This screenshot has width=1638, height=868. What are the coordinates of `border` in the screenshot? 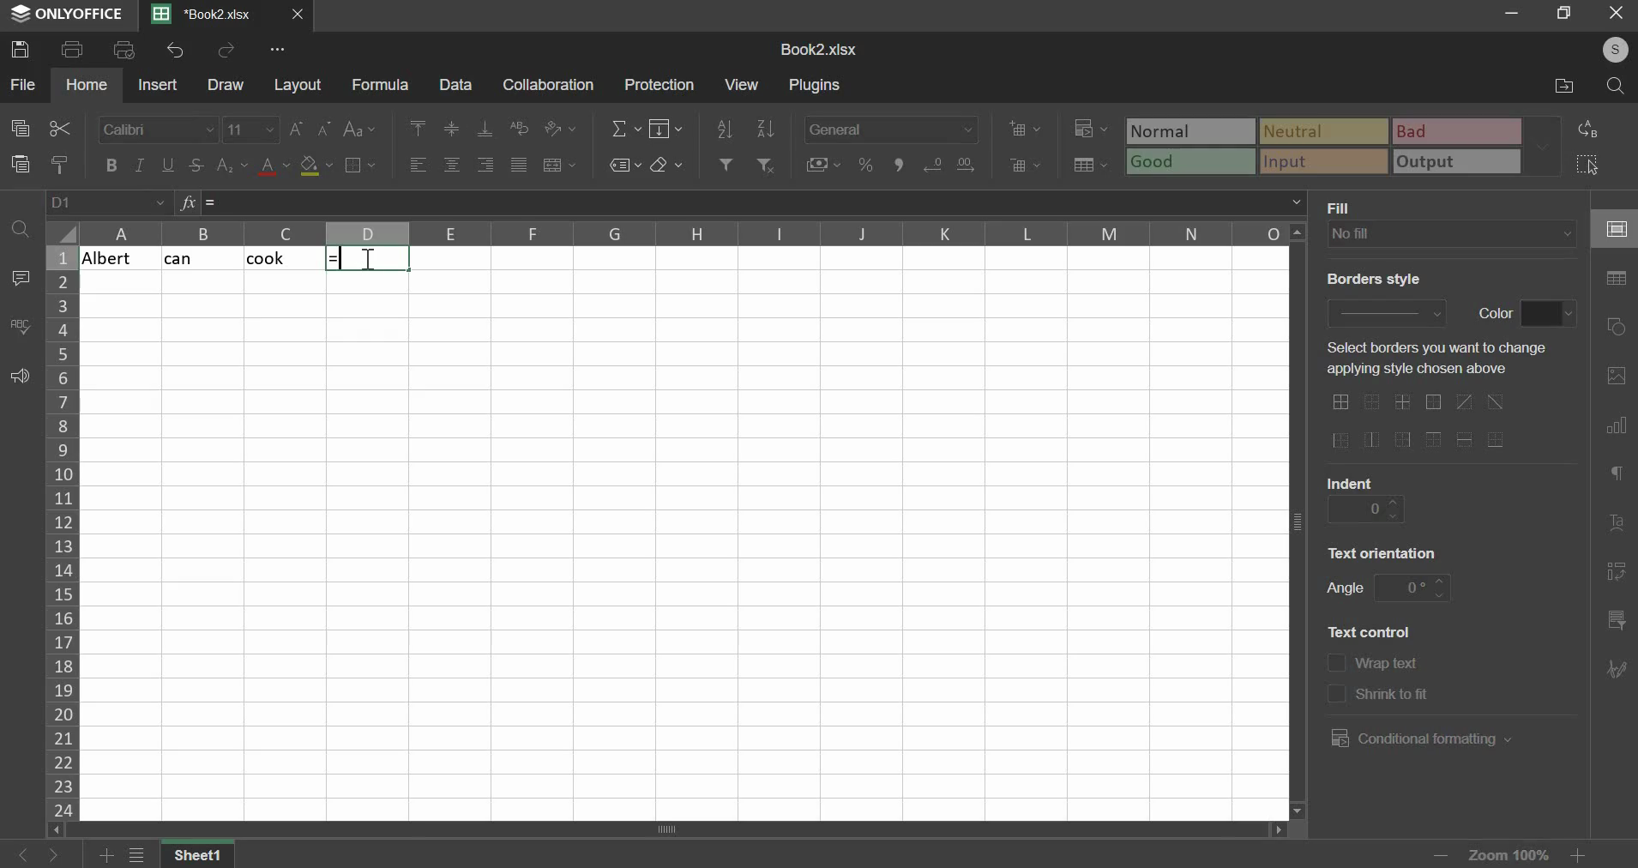 It's located at (359, 164).